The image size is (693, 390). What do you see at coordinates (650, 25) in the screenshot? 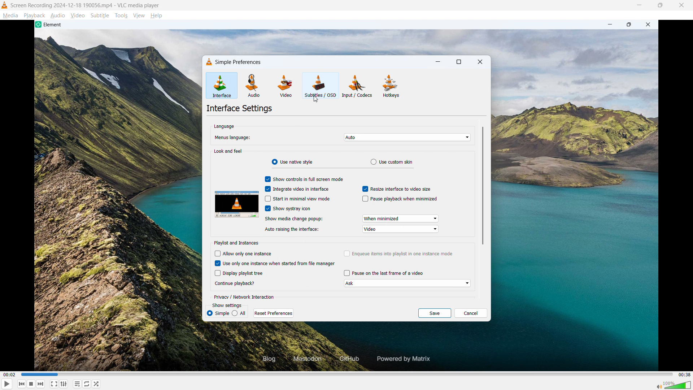
I see `close` at bounding box center [650, 25].